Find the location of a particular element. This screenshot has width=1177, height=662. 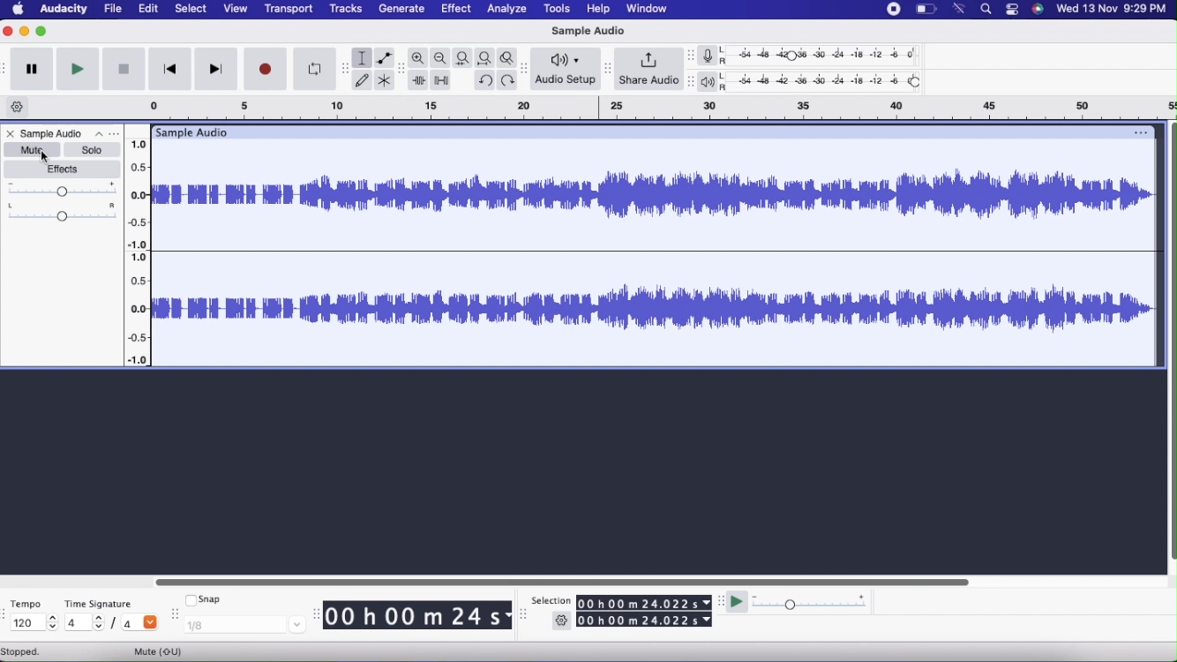

Adjust is located at coordinates (691, 56).